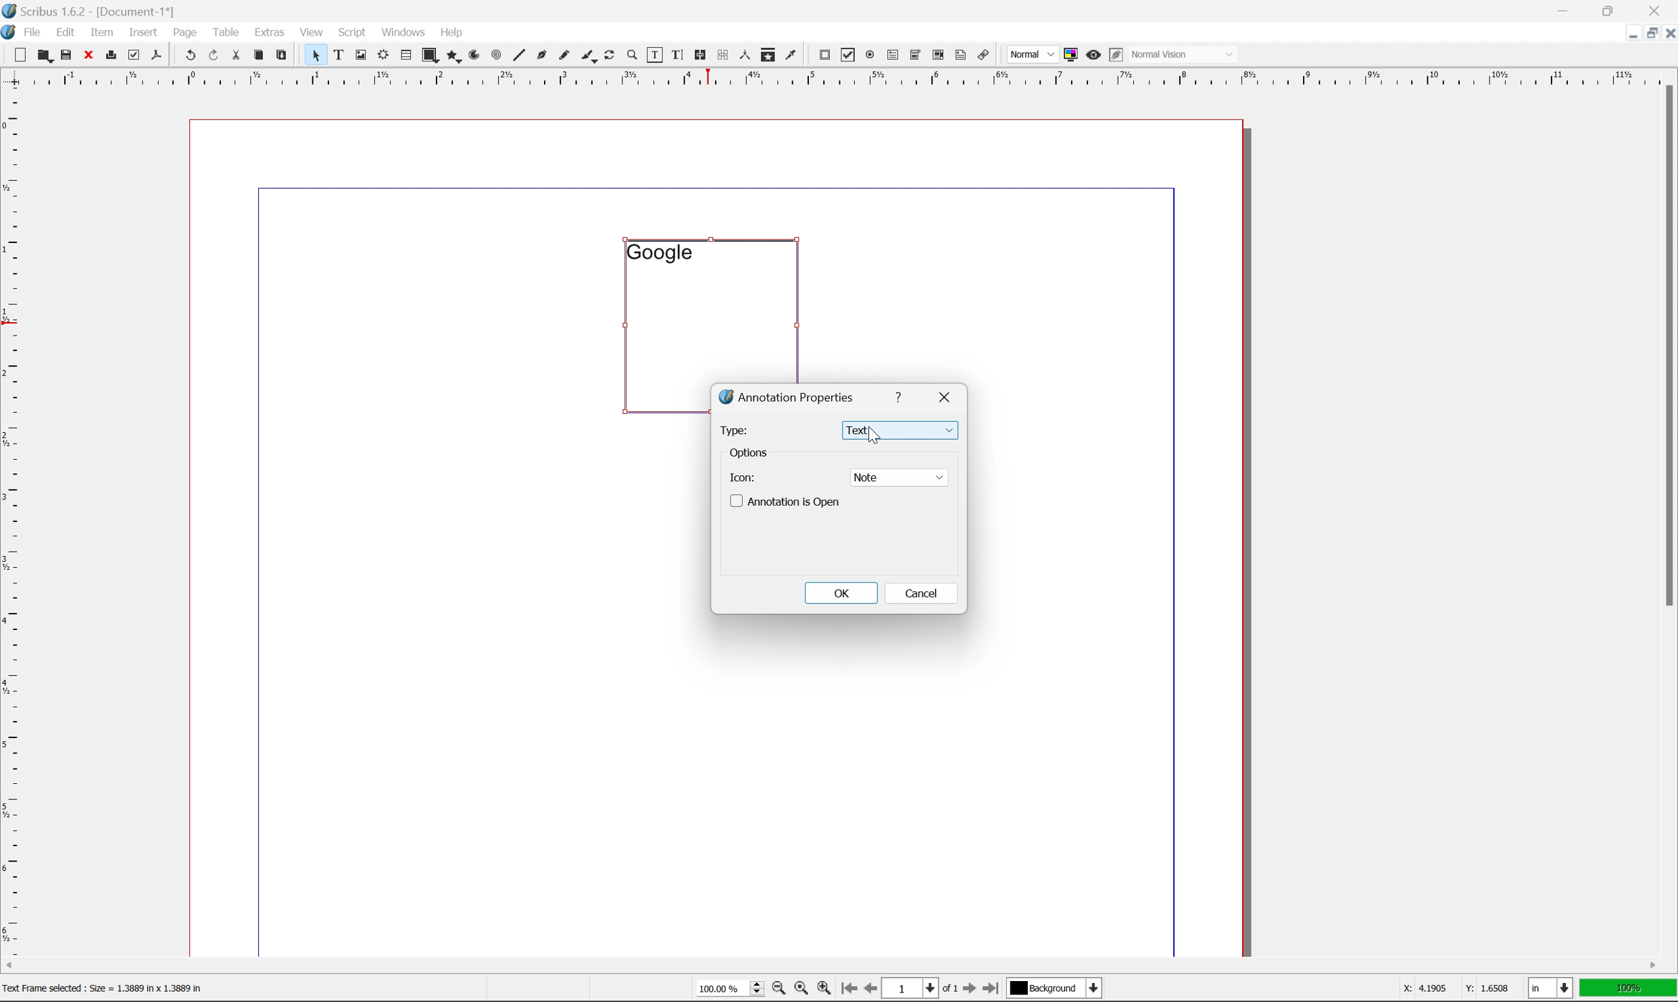 The height and width of the screenshot is (1002, 1678). Describe the element at coordinates (919, 990) in the screenshot. I see `select current page` at that location.